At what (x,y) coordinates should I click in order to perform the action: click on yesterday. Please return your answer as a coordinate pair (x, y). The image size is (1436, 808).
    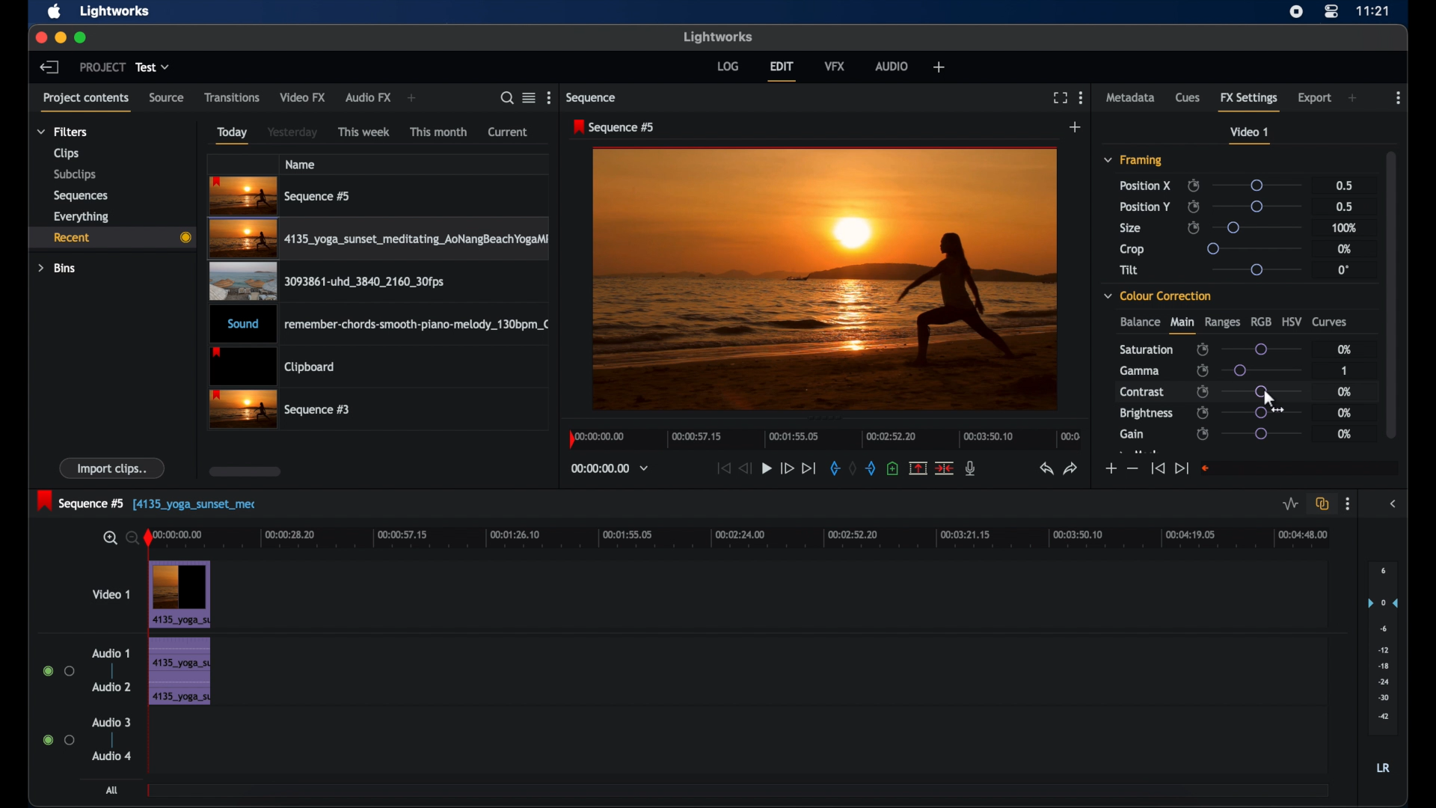
    Looking at the image, I should click on (292, 132).